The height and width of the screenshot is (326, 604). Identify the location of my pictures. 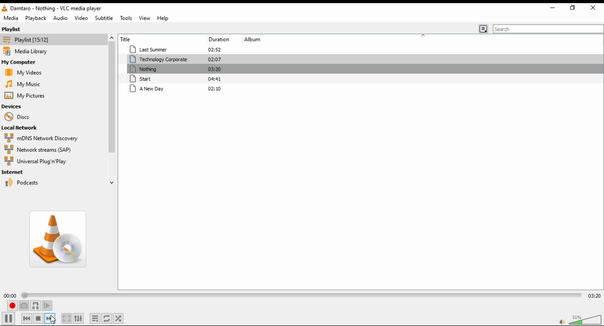
(23, 96).